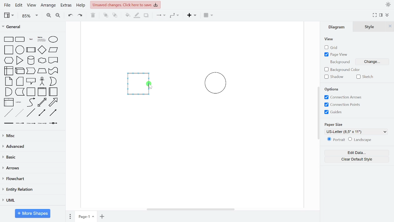  I want to click on zoom, so click(30, 15).